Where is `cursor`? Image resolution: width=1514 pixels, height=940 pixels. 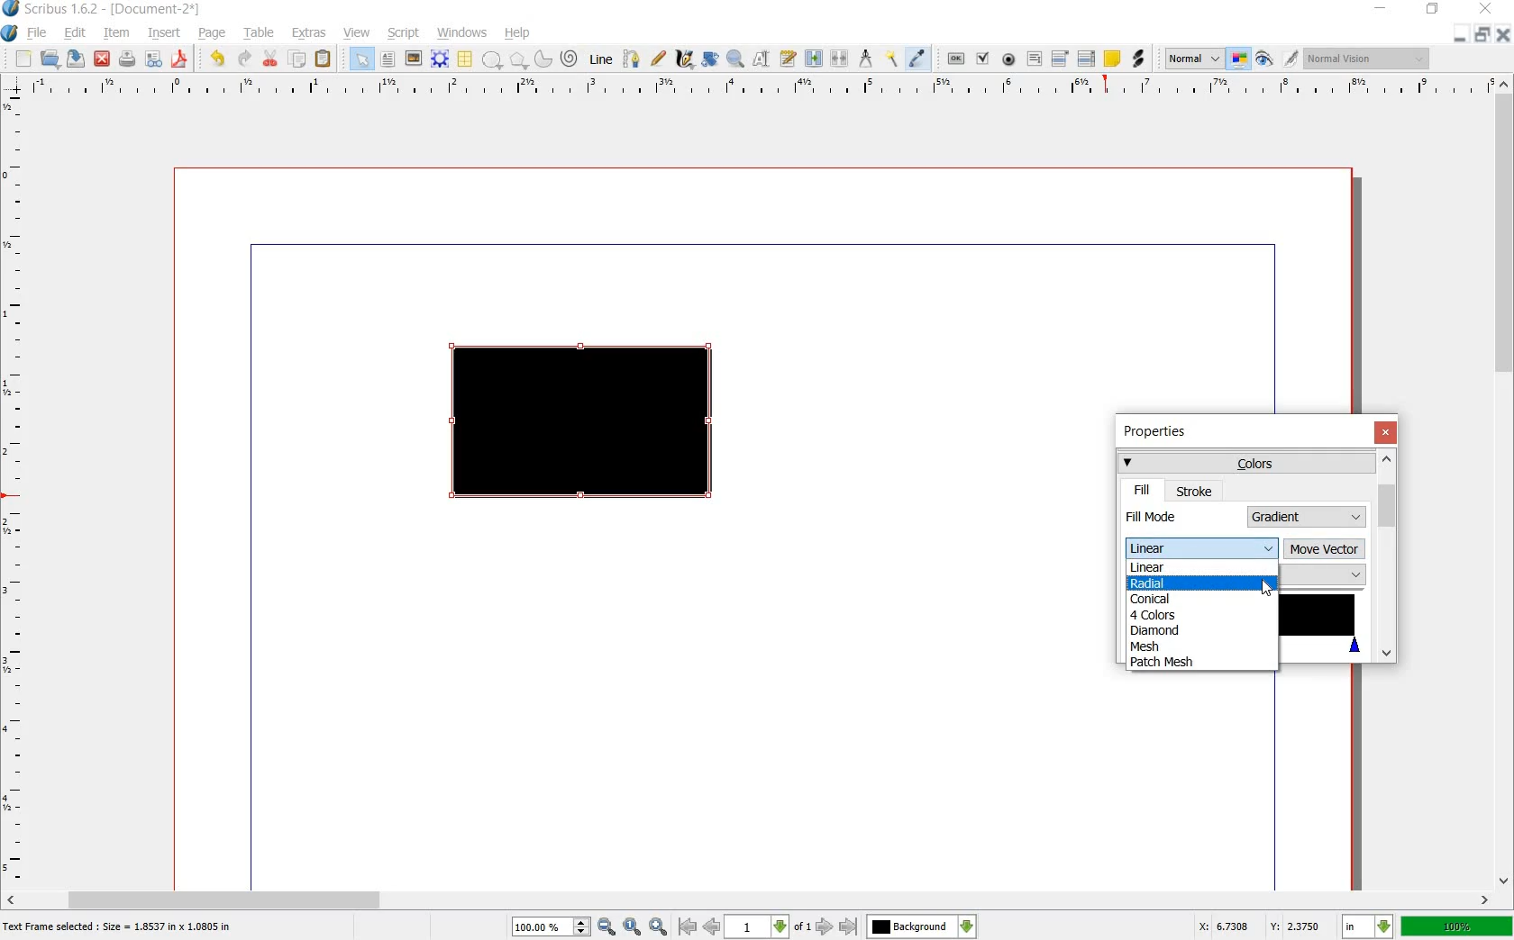 cursor is located at coordinates (1266, 590).